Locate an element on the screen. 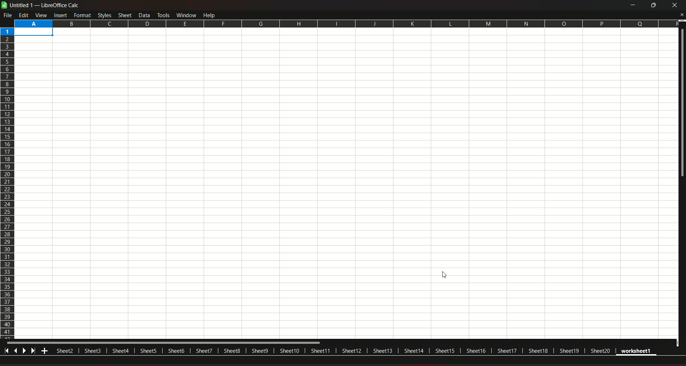  format is located at coordinates (83, 15).